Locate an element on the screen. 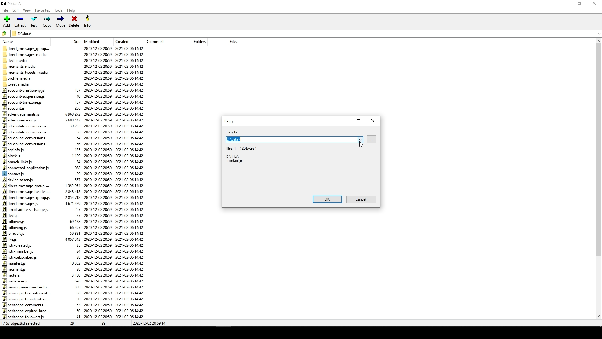  periscope-account-info is located at coordinates (28, 287).